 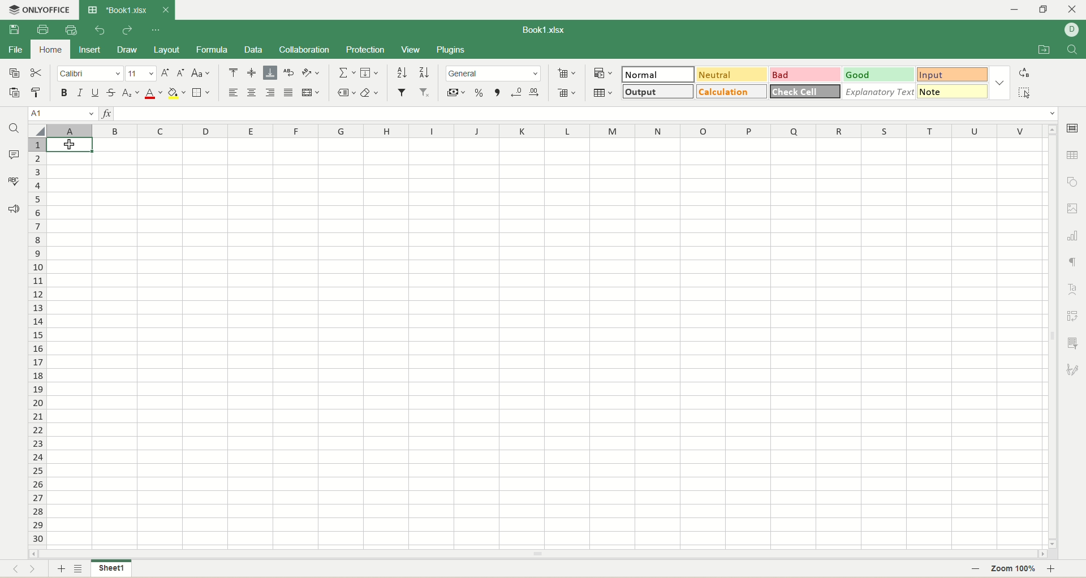 I want to click on view, so click(x=411, y=49).